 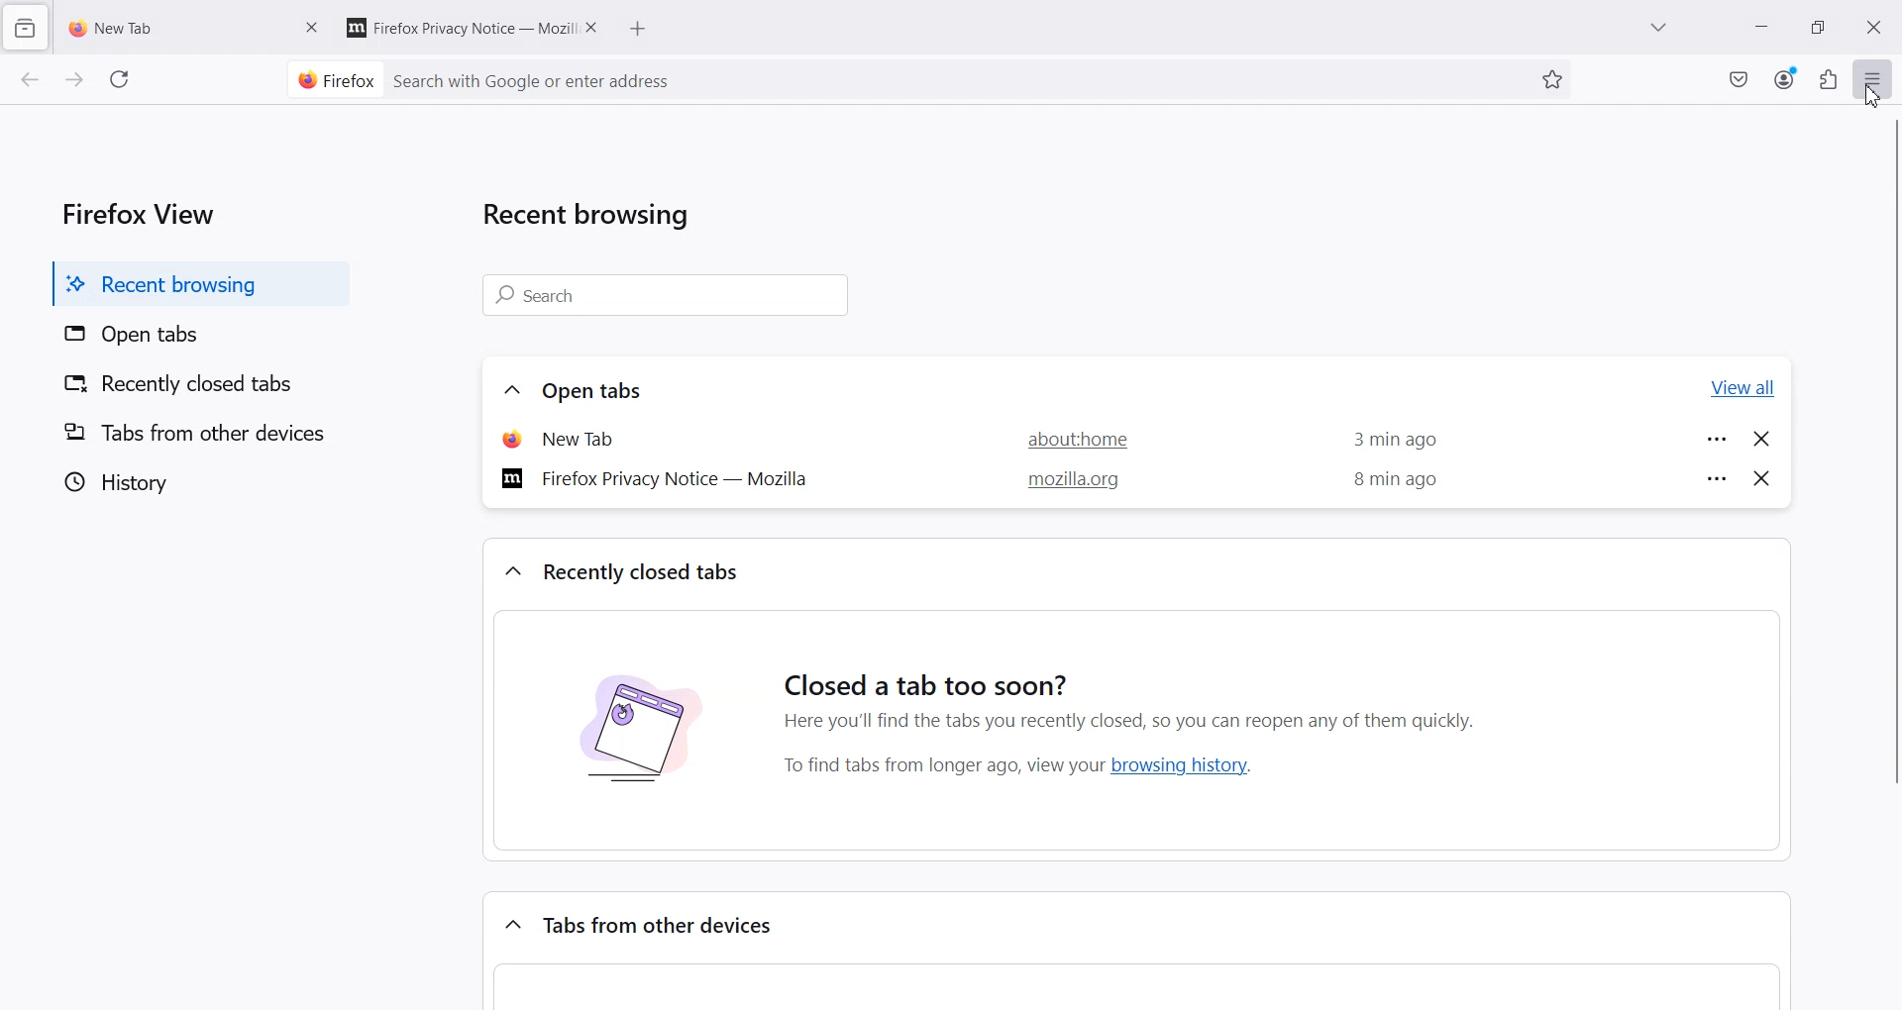 What do you see at coordinates (194, 481) in the screenshot?
I see `History` at bounding box center [194, 481].